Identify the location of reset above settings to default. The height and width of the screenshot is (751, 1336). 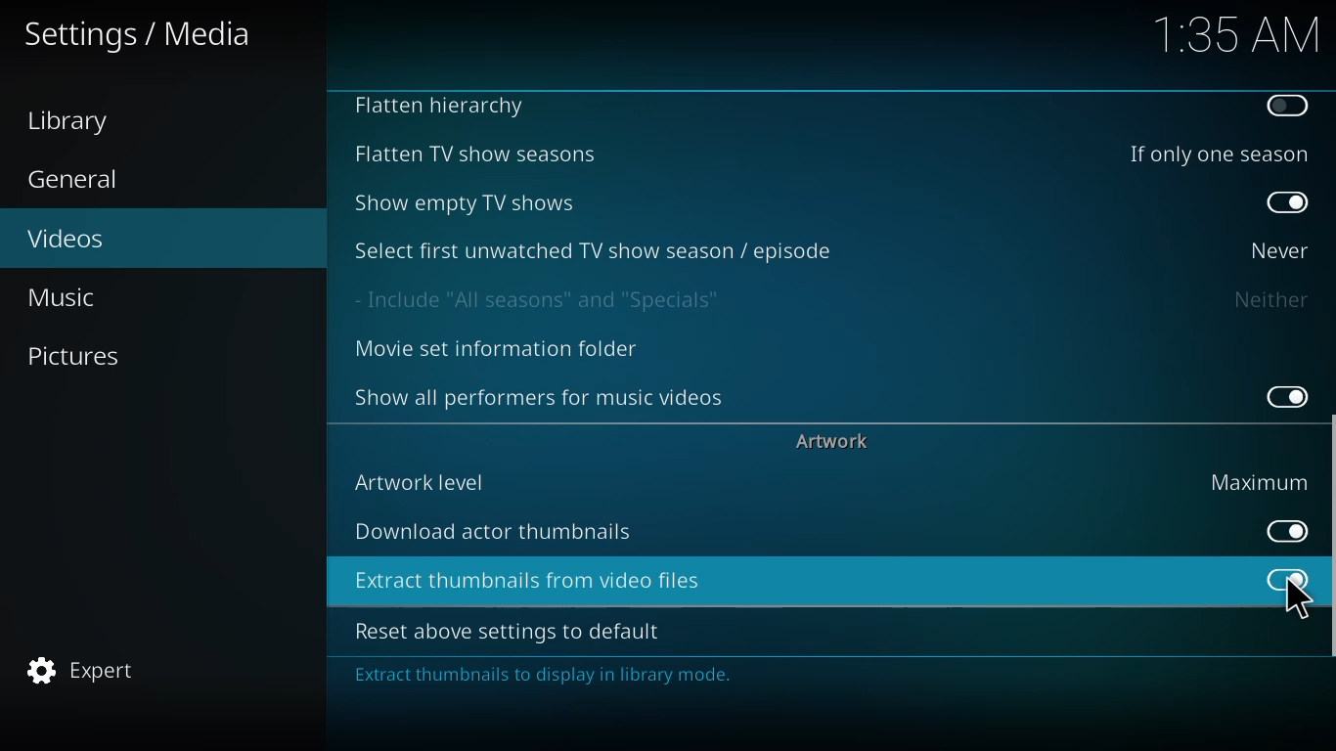
(512, 632).